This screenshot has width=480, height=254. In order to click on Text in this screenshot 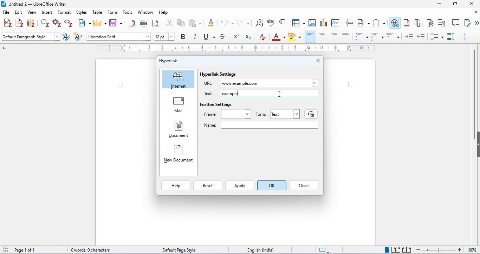, I will do `click(210, 93)`.